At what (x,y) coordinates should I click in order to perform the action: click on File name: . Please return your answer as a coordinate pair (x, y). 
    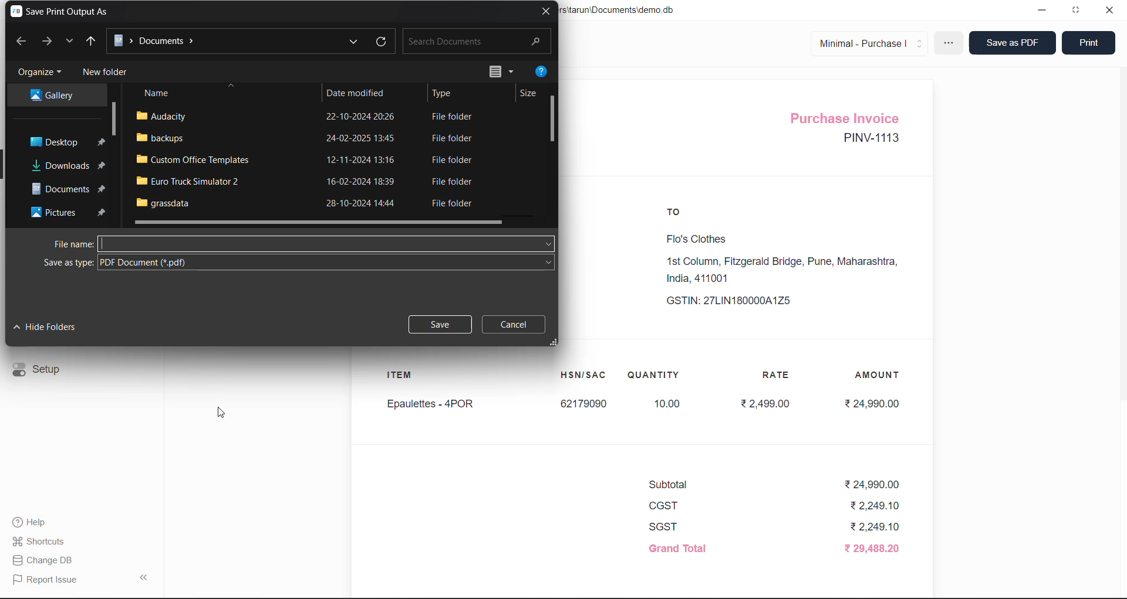
    Looking at the image, I should click on (74, 244).